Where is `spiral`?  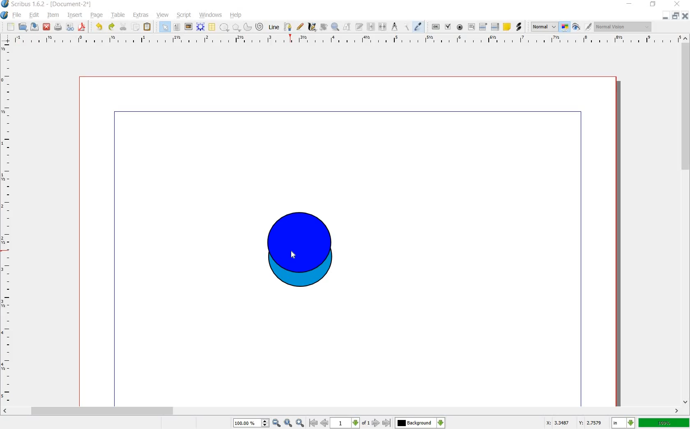 spiral is located at coordinates (259, 27).